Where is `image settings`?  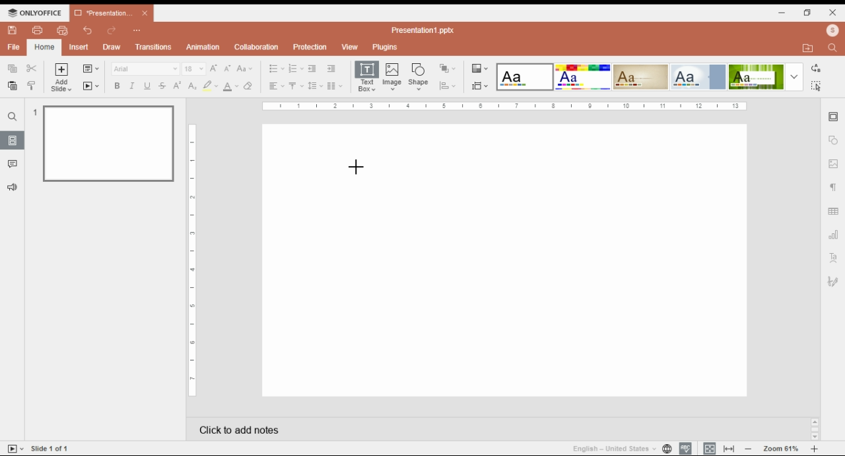
image settings is located at coordinates (832, 165).